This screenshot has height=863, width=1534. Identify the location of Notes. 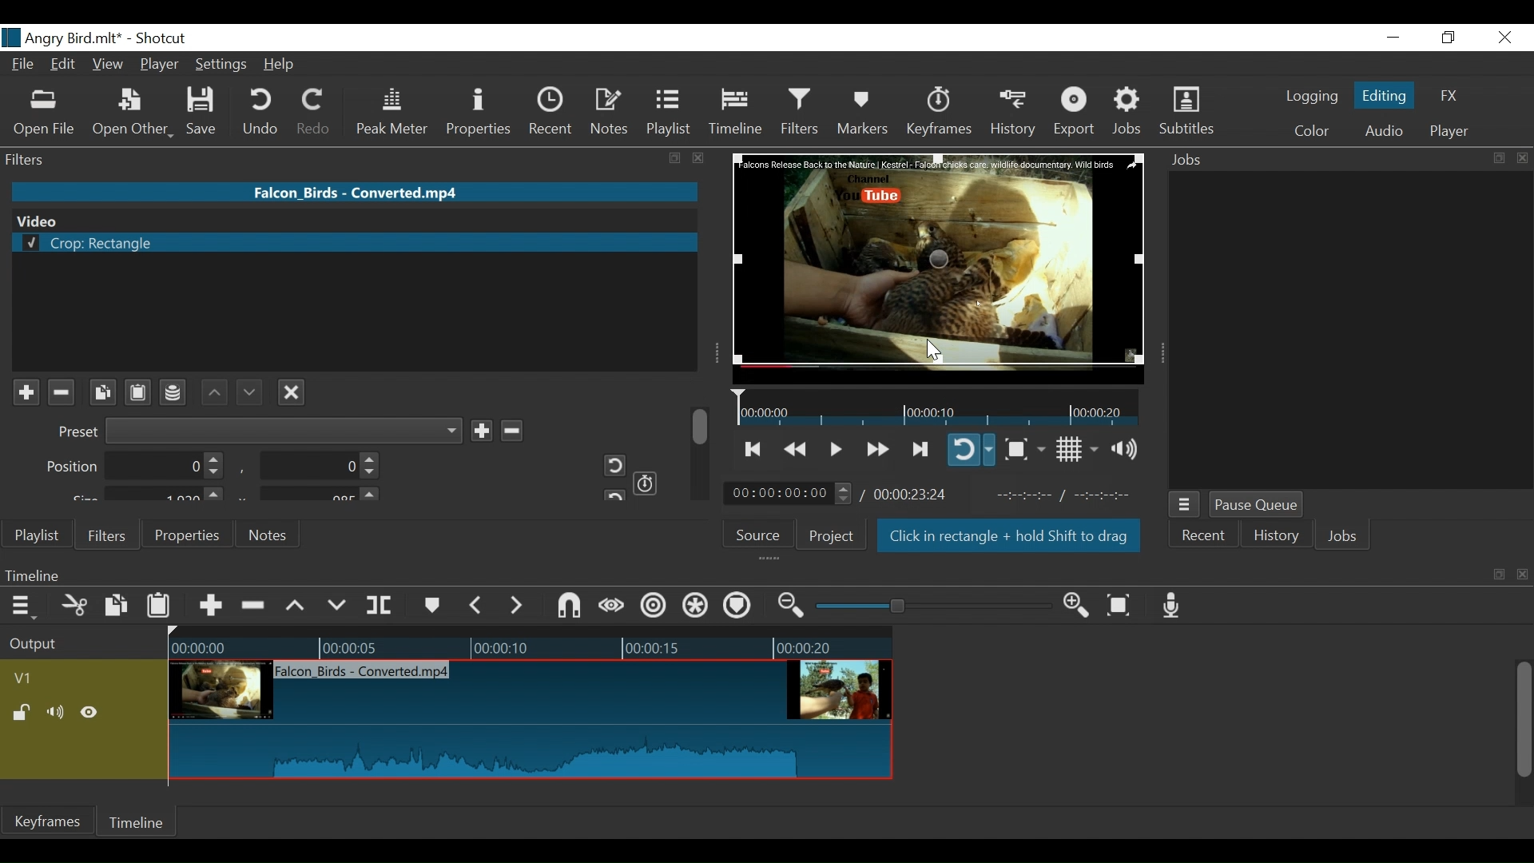
(269, 535).